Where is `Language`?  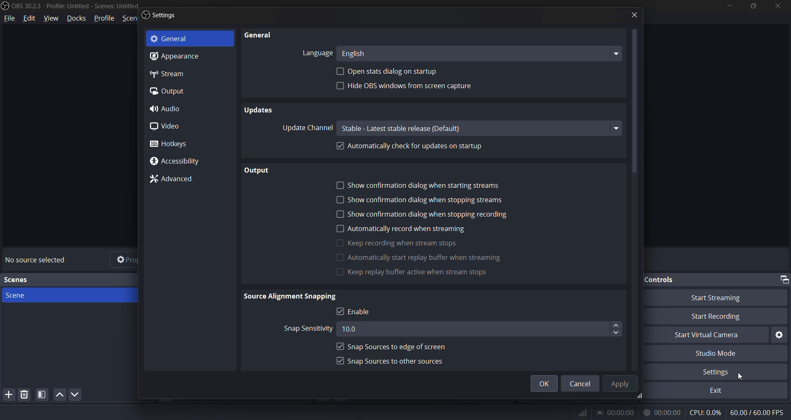
Language is located at coordinates (317, 53).